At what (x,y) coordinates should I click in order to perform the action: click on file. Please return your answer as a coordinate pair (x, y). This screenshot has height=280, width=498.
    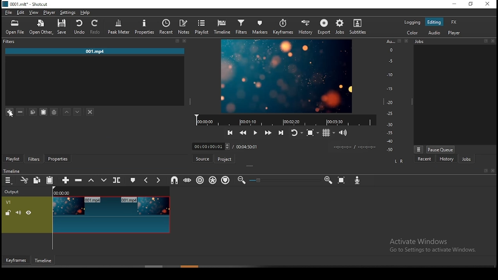
    Looking at the image, I should click on (8, 13).